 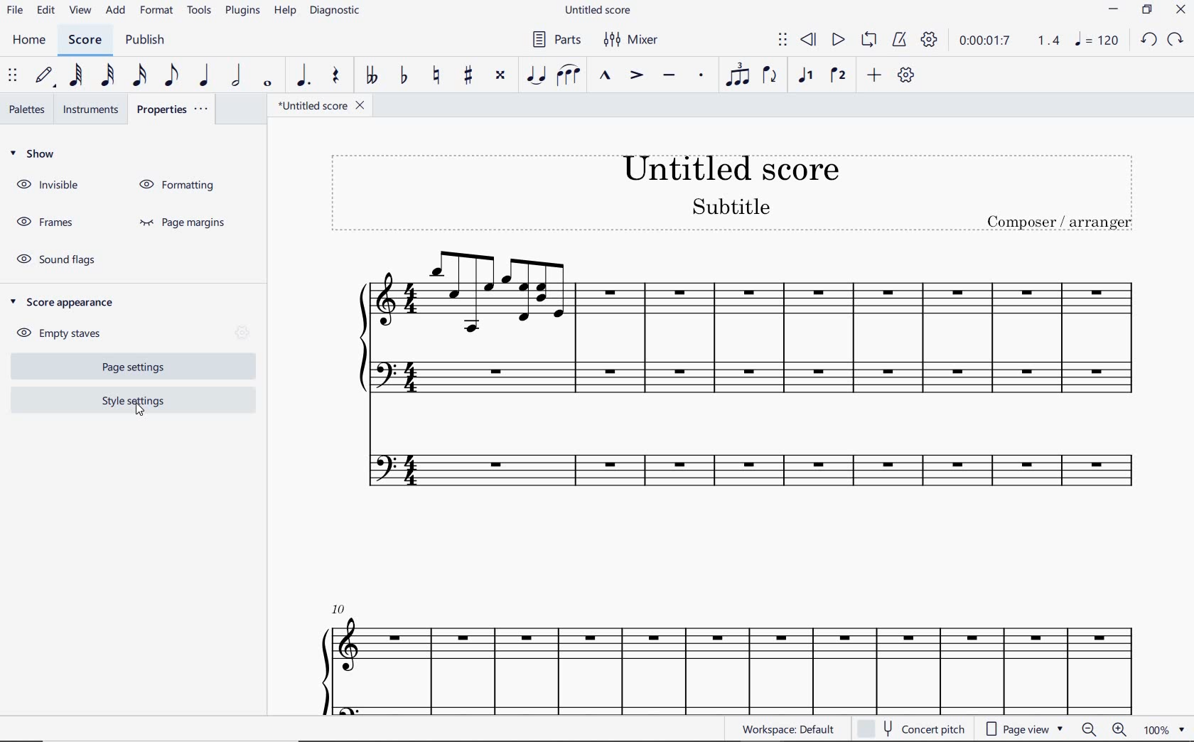 What do you see at coordinates (632, 38) in the screenshot?
I see `MIXER` at bounding box center [632, 38].